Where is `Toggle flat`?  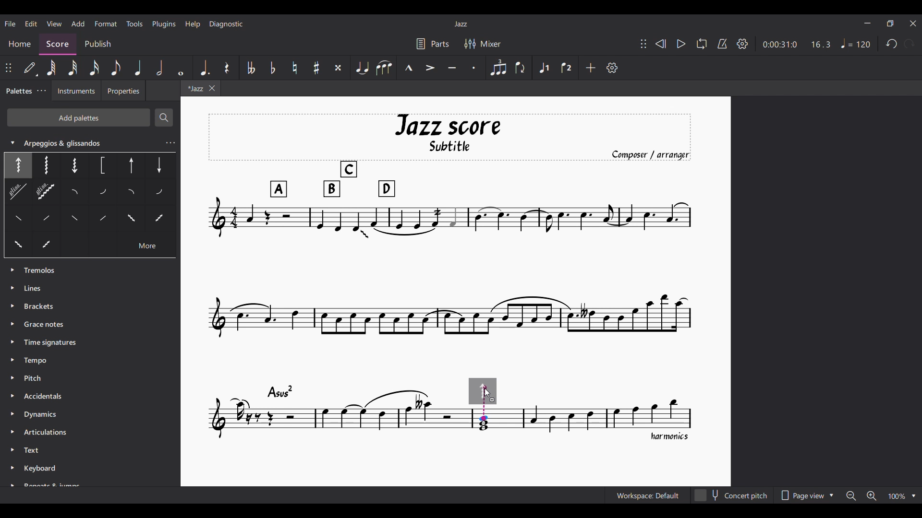
Toggle flat is located at coordinates (272, 68).